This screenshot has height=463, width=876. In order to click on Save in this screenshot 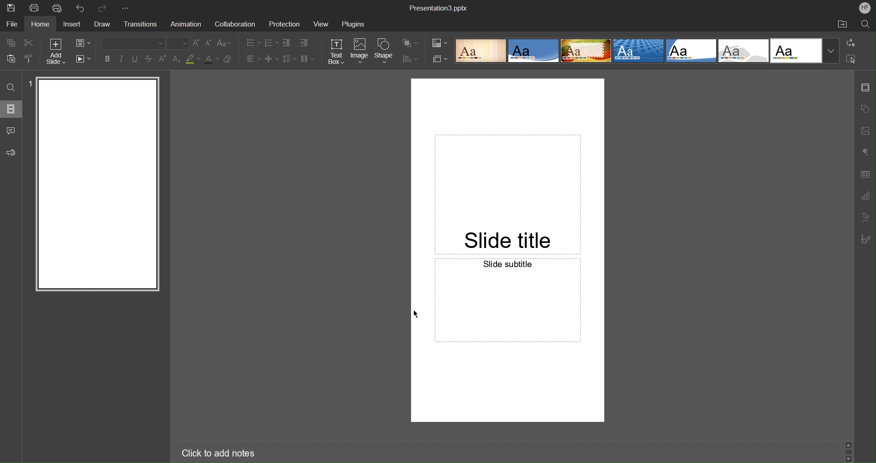, I will do `click(12, 8)`.